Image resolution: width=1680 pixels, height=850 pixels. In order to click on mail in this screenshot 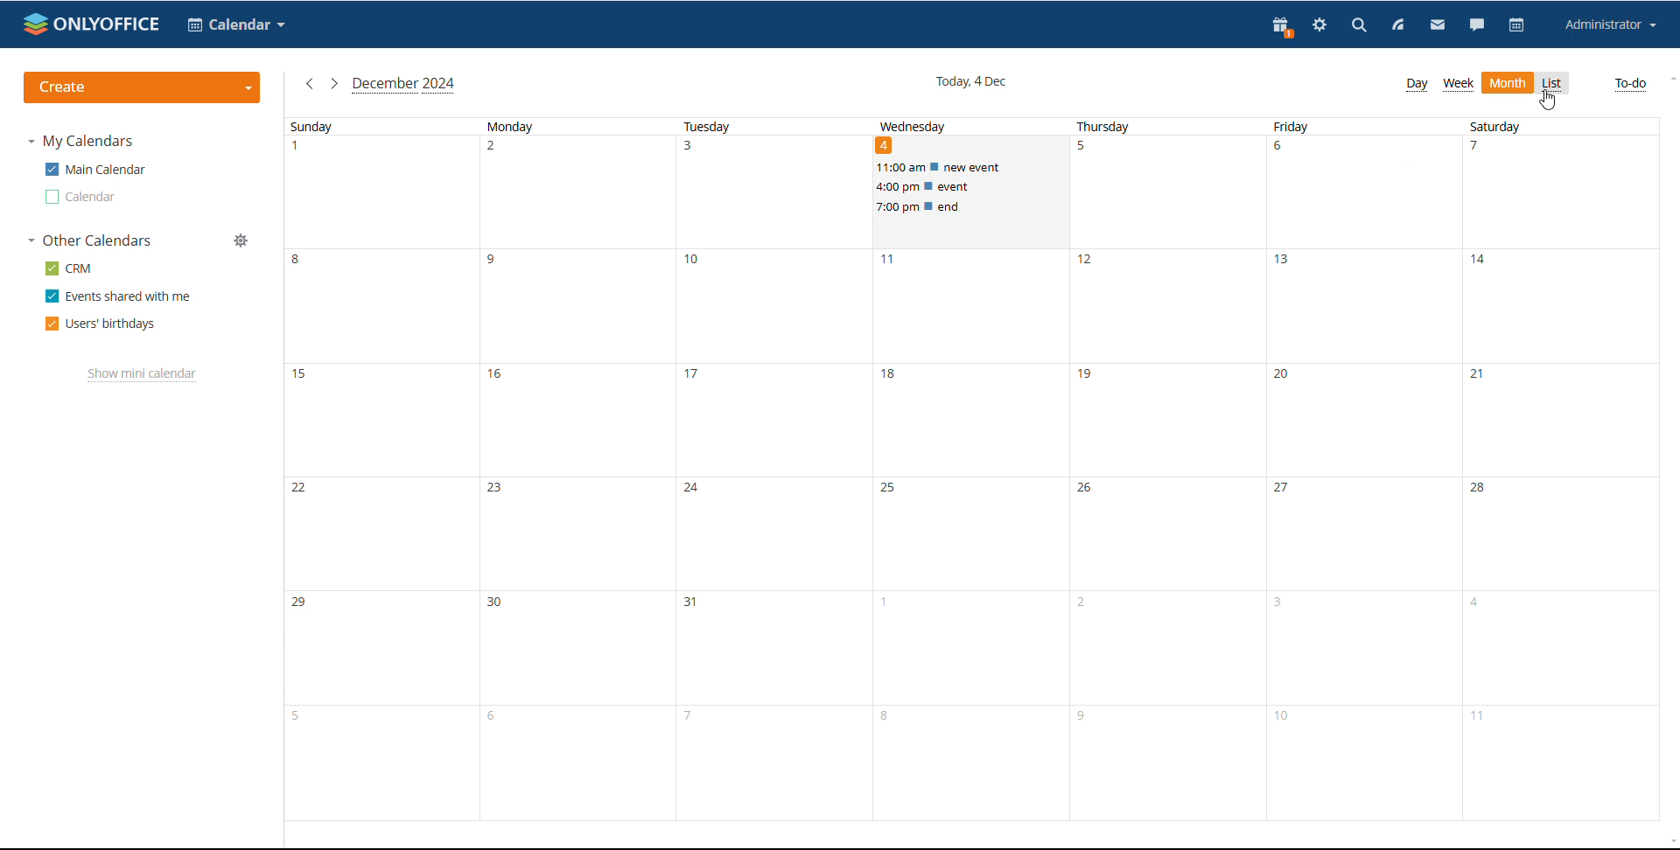, I will do `click(1435, 26)`.